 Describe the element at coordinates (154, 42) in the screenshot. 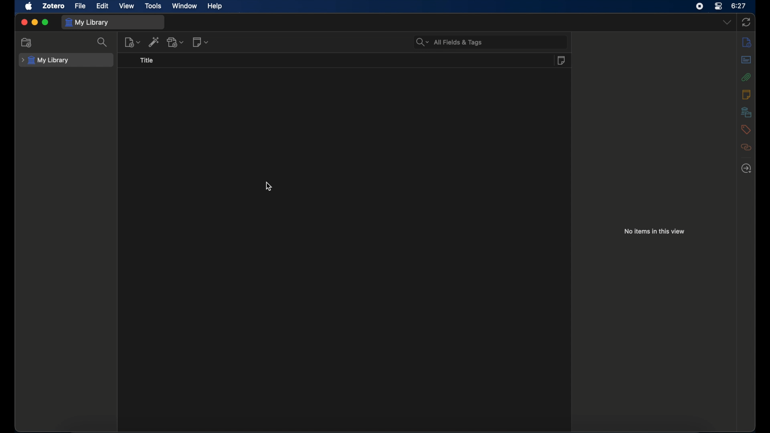

I see `add item by identifier` at that location.